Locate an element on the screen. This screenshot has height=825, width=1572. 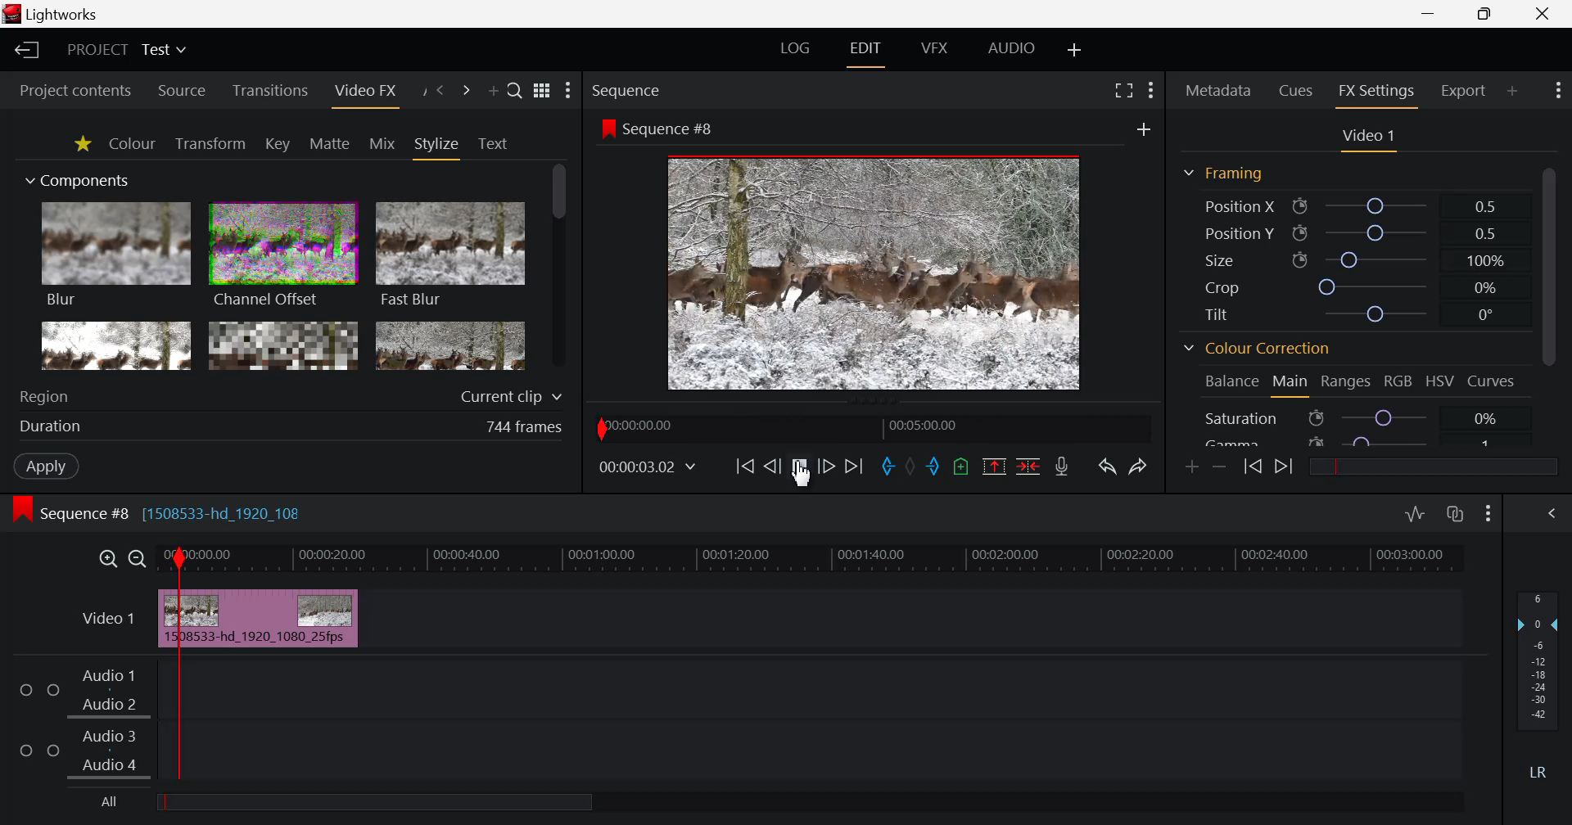
Favorites is located at coordinates (80, 144).